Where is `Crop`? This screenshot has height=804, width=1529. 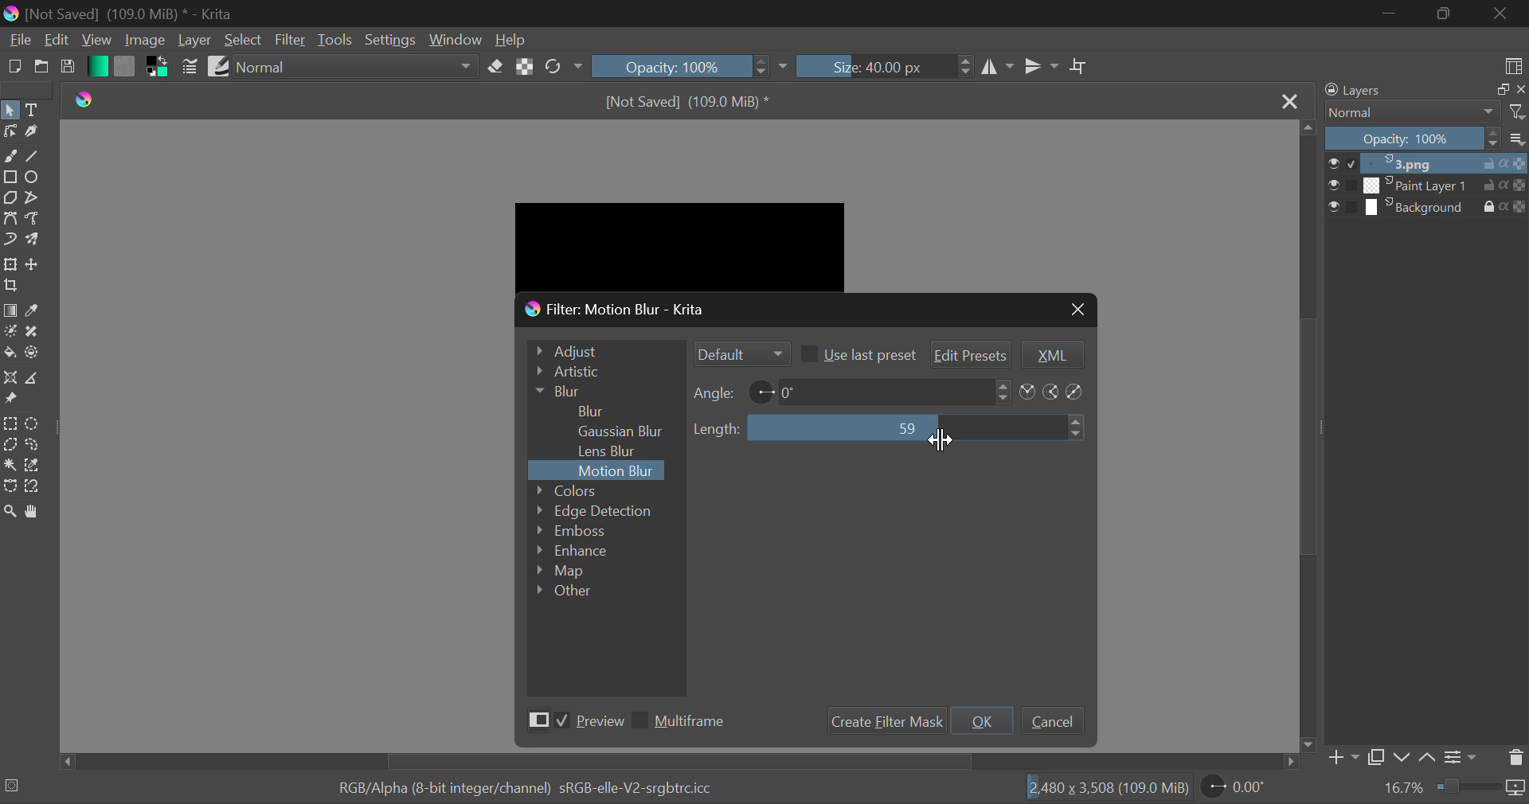
Crop is located at coordinates (11, 287).